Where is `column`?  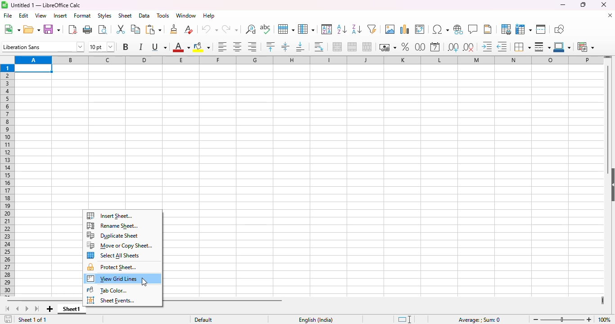
column is located at coordinates (306, 28).